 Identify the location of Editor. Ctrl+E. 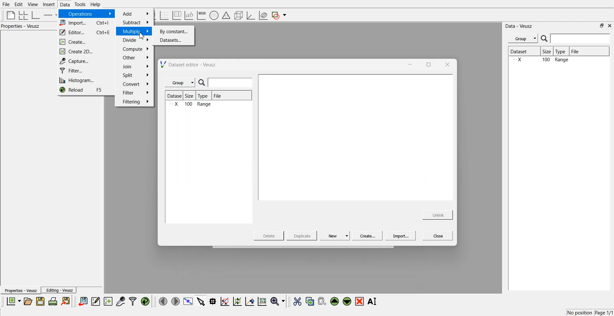
(86, 33).